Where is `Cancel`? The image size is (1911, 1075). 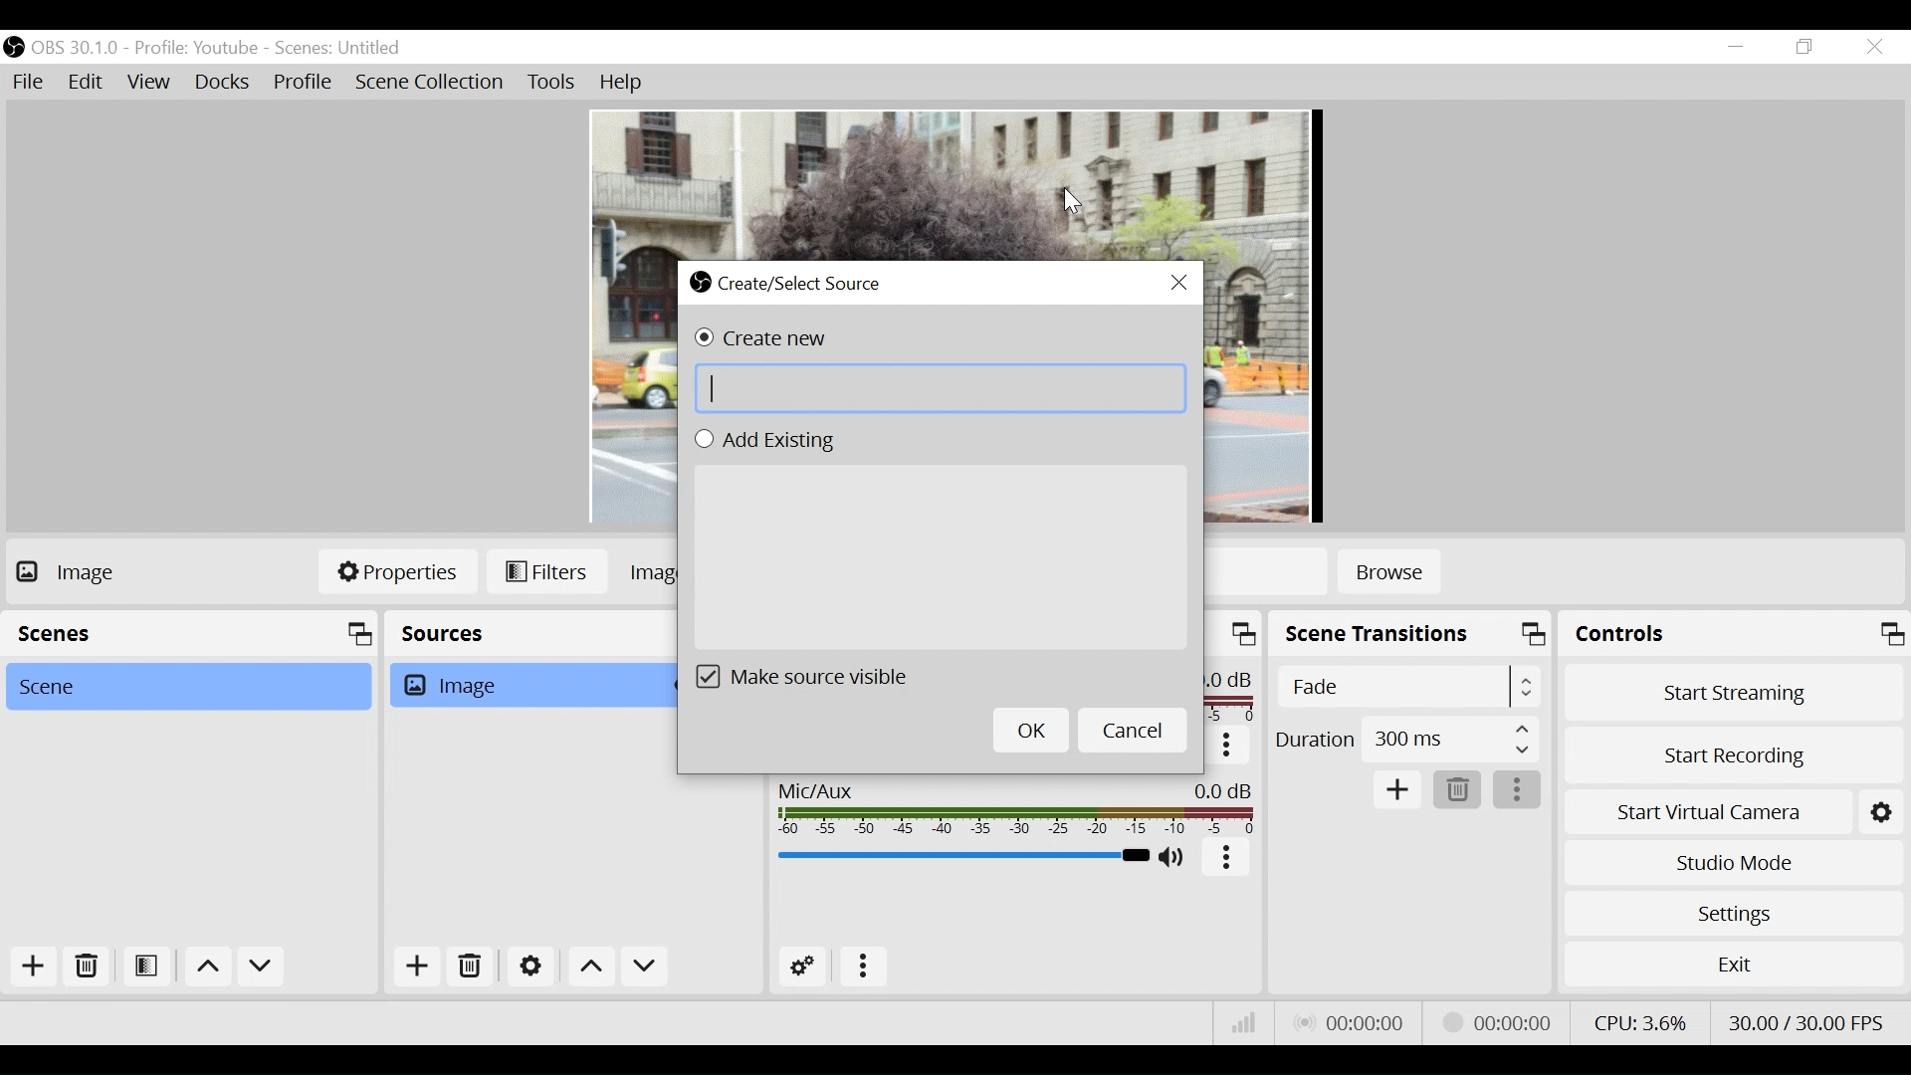 Cancel is located at coordinates (1133, 730).